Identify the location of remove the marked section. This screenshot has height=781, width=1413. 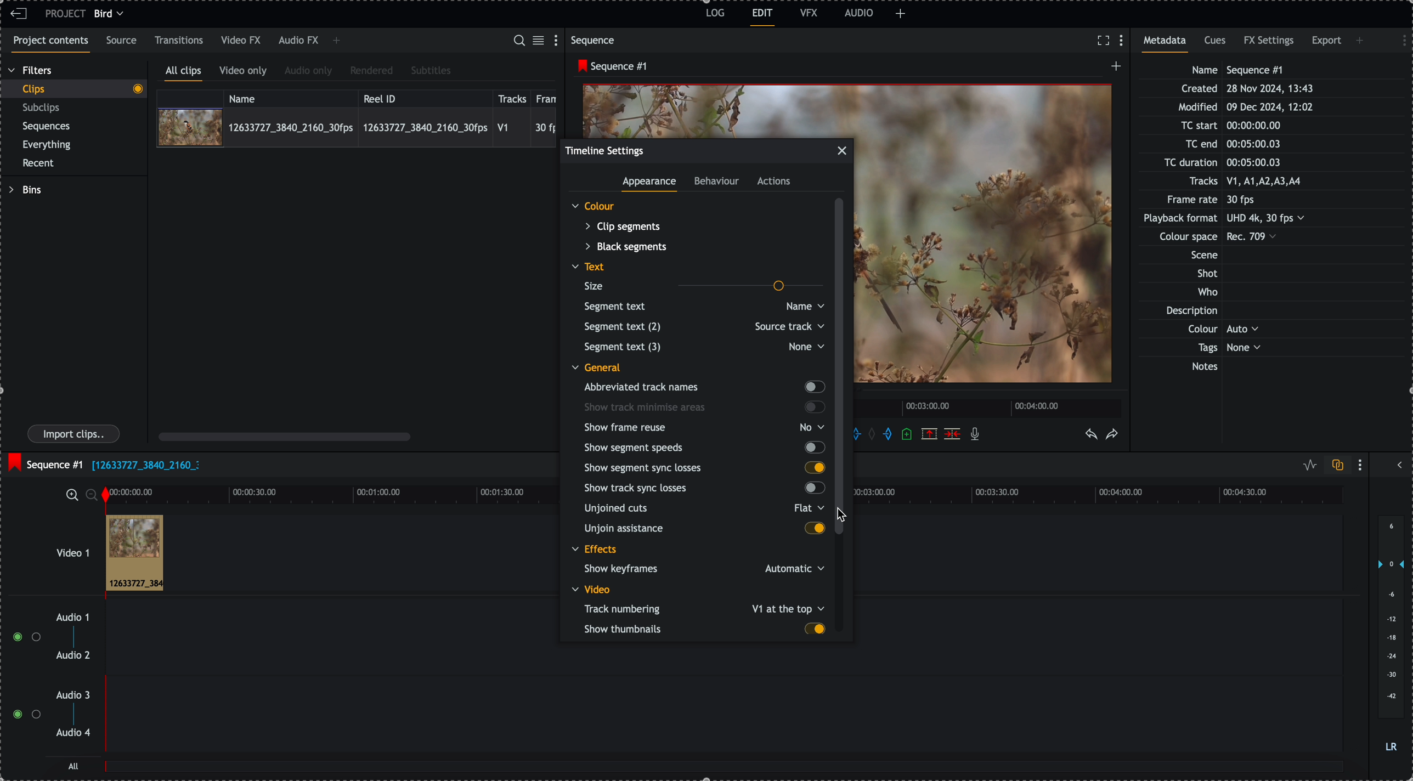
(929, 433).